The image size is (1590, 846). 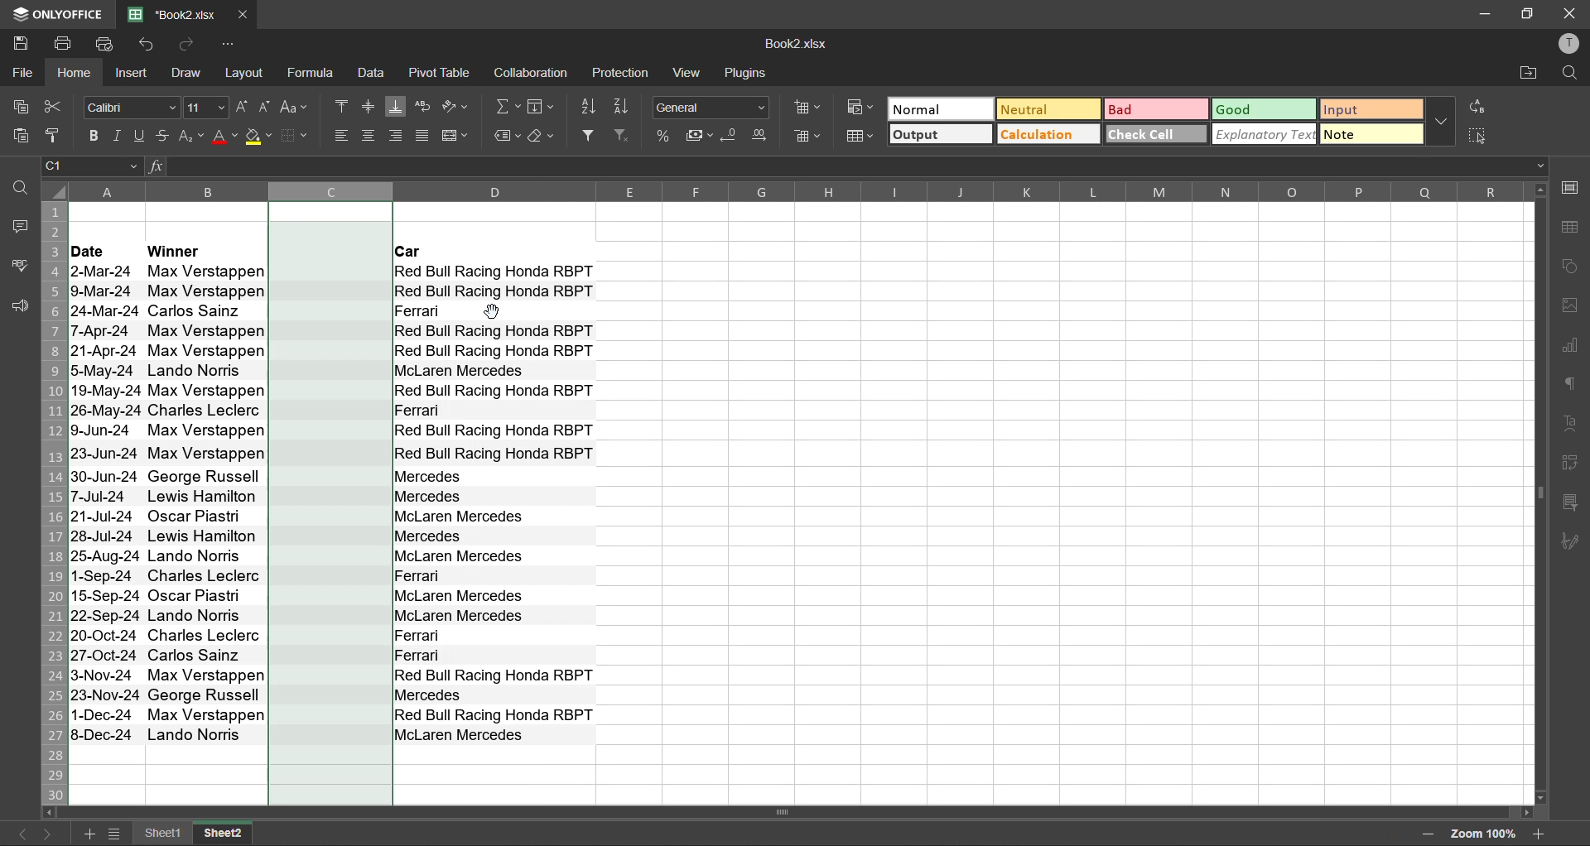 What do you see at coordinates (505, 108) in the screenshot?
I see `summation` at bounding box center [505, 108].